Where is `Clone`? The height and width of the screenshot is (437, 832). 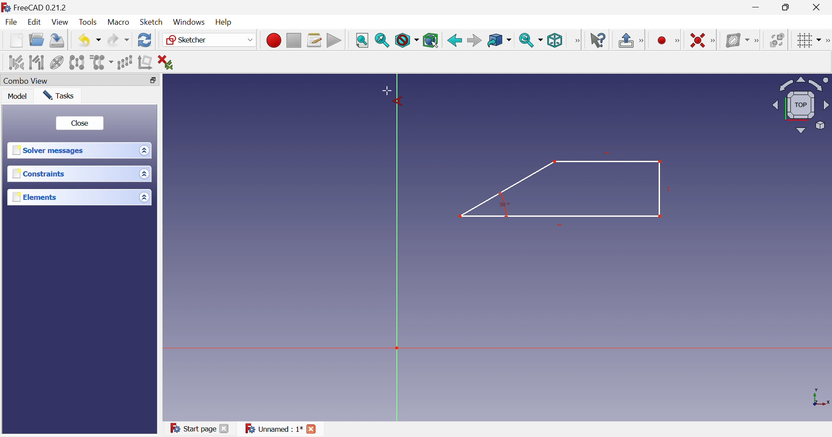
Clone is located at coordinates (102, 63).